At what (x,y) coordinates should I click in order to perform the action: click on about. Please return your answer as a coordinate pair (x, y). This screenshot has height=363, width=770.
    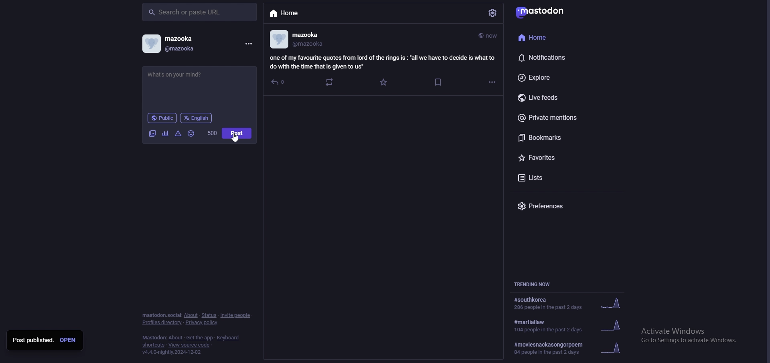
    Looking at the image, I should click on (176, 338).